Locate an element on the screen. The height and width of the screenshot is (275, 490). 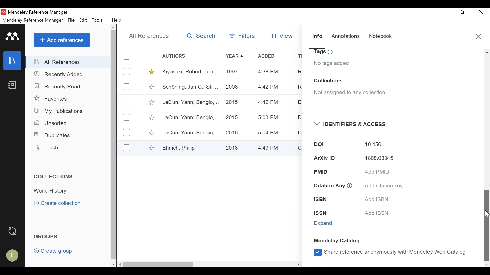
(un)select is located at coordinates (127, 71).